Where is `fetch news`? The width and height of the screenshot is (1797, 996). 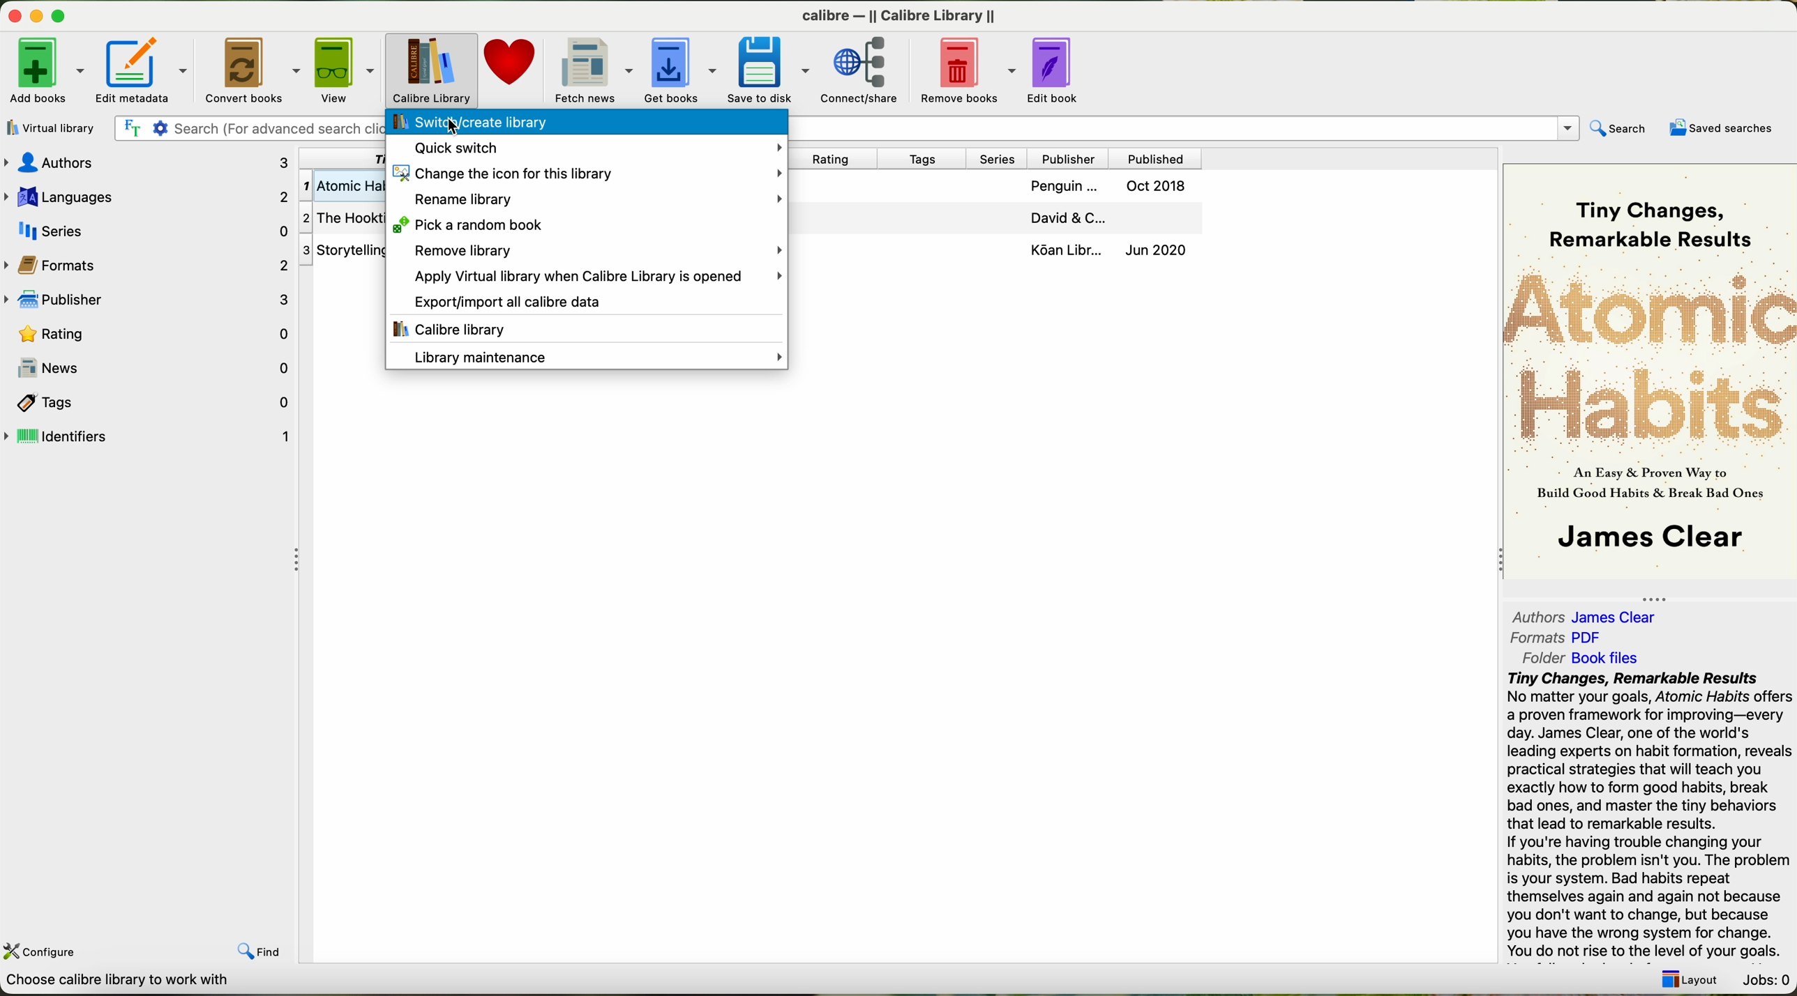
fetch news is located at coordinates (592, 69).